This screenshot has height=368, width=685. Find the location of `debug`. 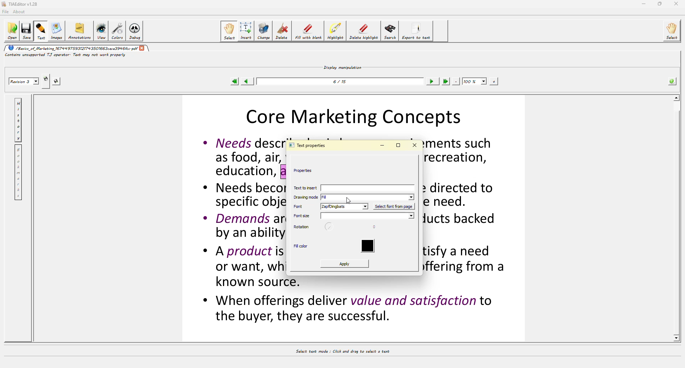

debug is located at coordinates (134, 32).